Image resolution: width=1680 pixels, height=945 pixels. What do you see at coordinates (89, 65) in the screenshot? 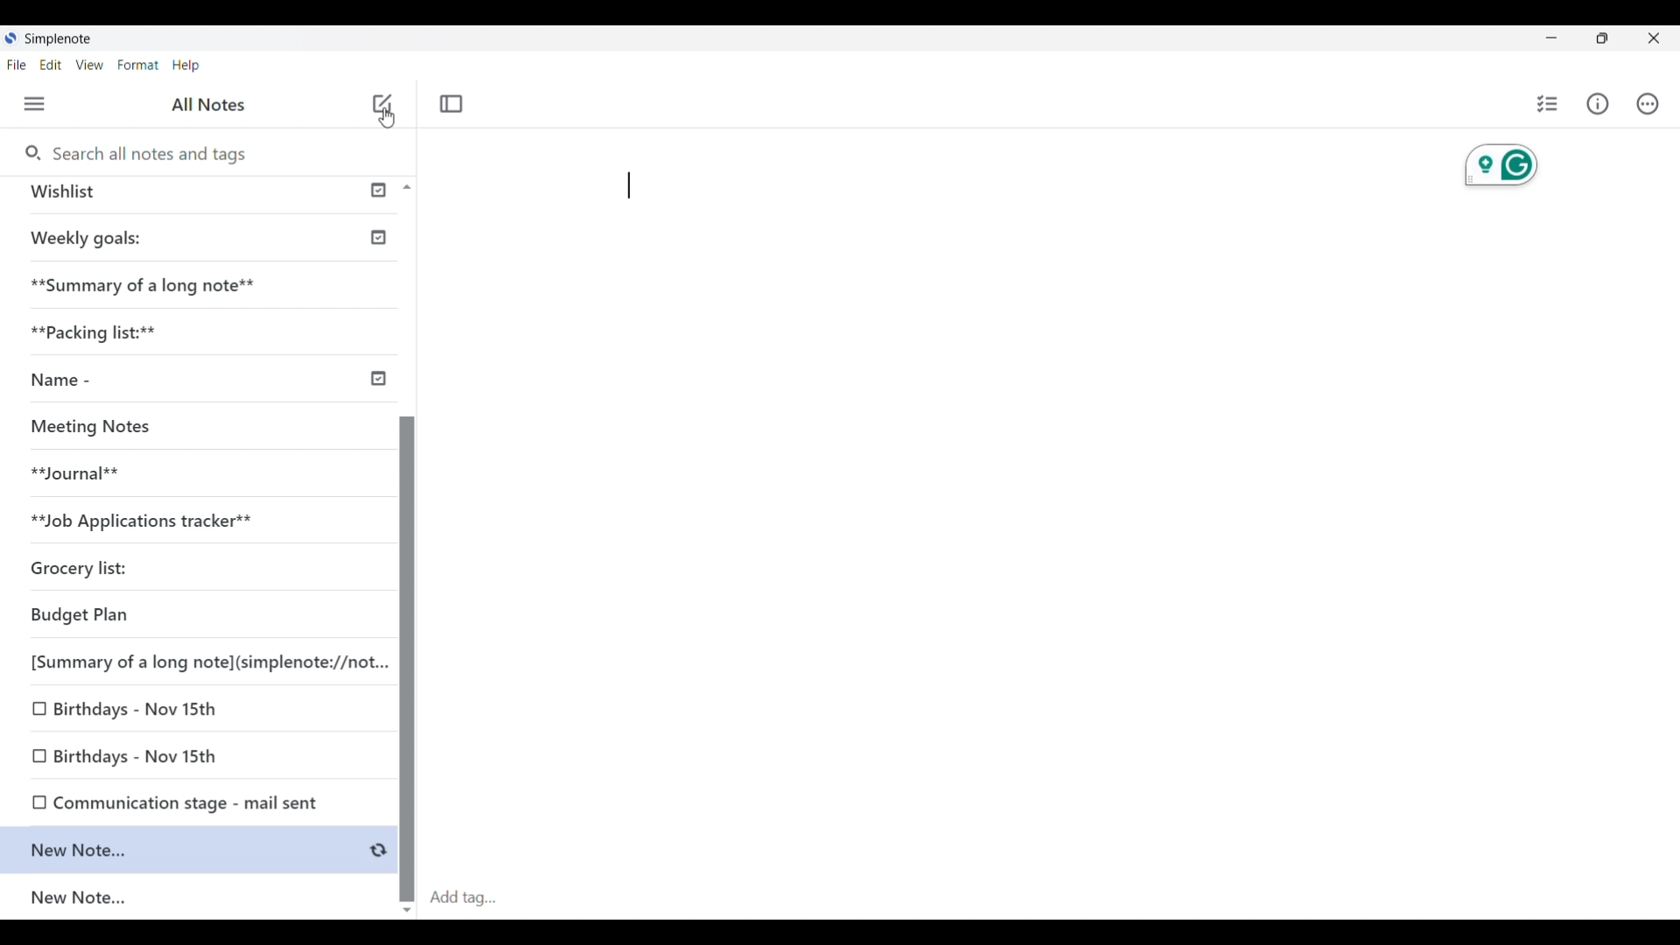
I see `View menu` at bounding box center [89, 65].